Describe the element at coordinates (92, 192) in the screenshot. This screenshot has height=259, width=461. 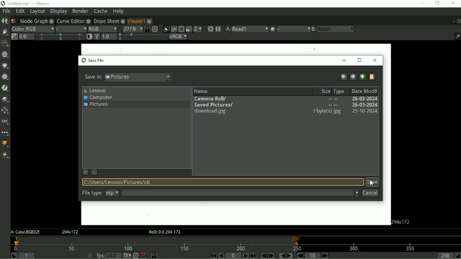
I see `file type` at that location.